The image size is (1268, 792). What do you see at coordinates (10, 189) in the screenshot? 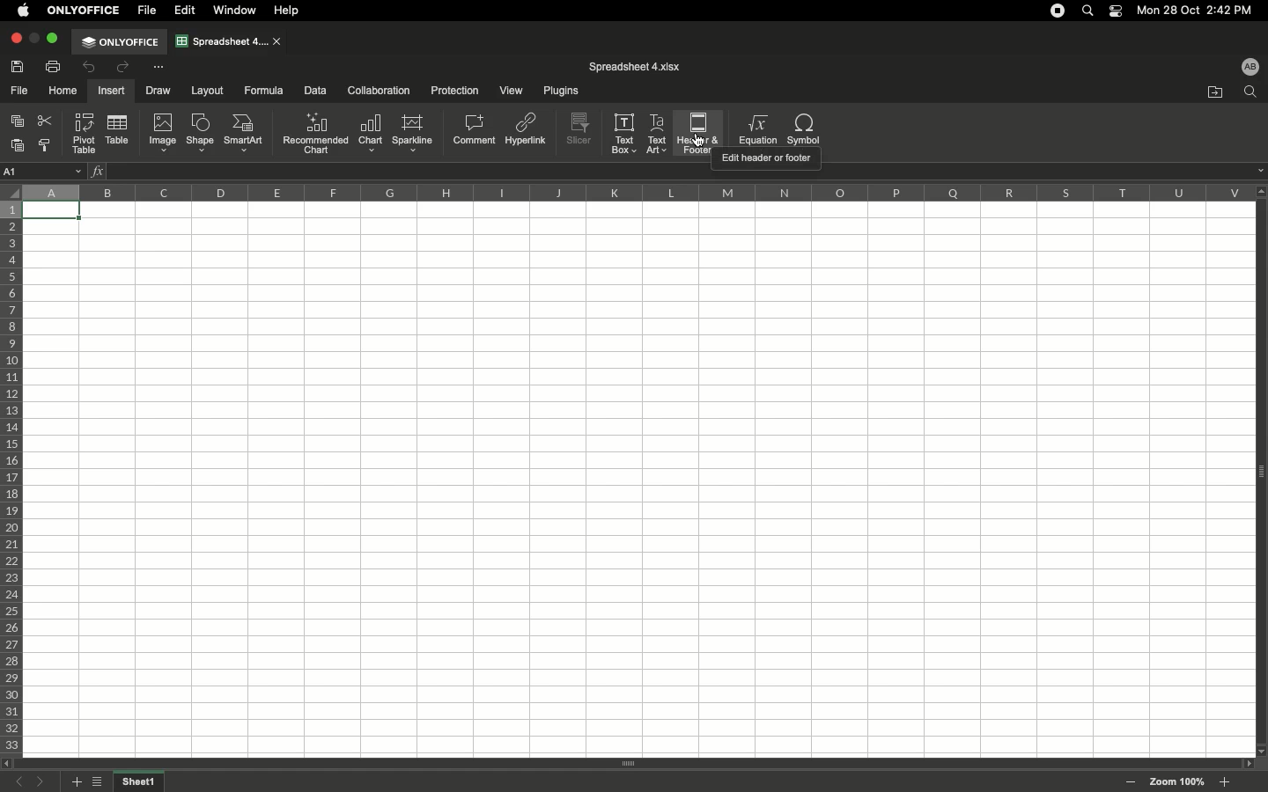
I see `Selector` at bounding box center [10, 189].